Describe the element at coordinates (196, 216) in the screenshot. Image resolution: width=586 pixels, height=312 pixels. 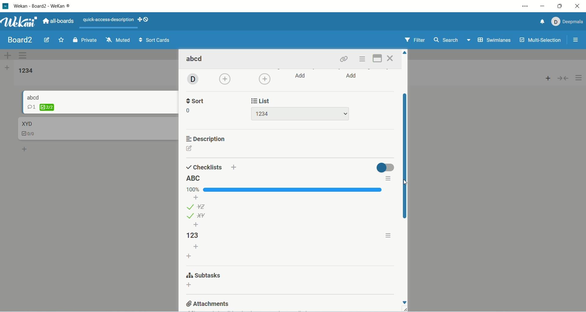
I see `list` at that location.